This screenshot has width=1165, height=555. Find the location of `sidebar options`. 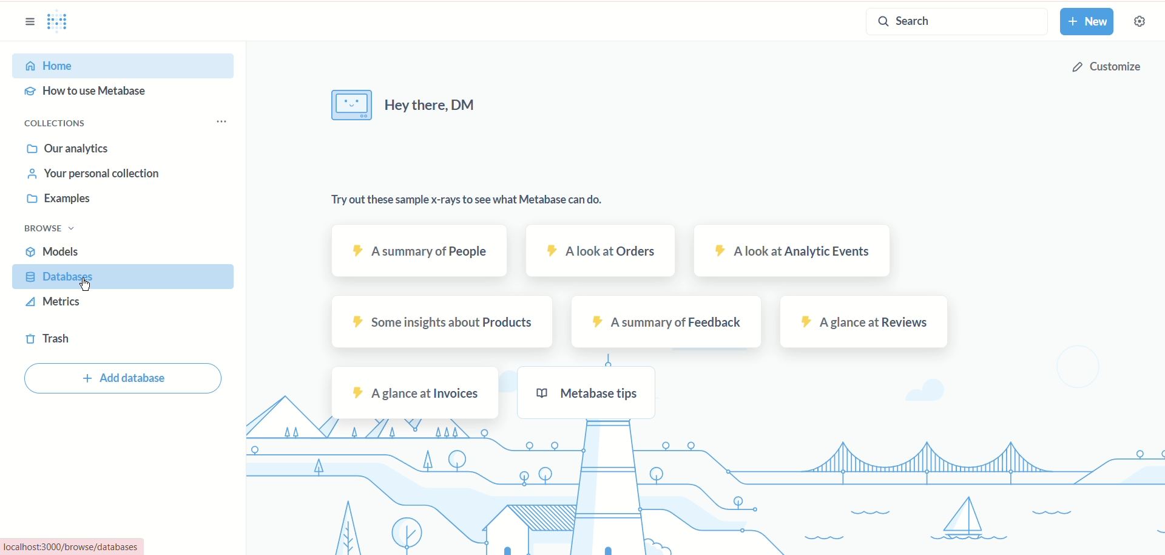

sidebar options is located at coordinates (29, 21).